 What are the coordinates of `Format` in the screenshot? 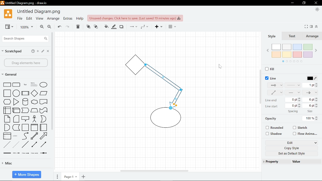 It's located at (312, 26).